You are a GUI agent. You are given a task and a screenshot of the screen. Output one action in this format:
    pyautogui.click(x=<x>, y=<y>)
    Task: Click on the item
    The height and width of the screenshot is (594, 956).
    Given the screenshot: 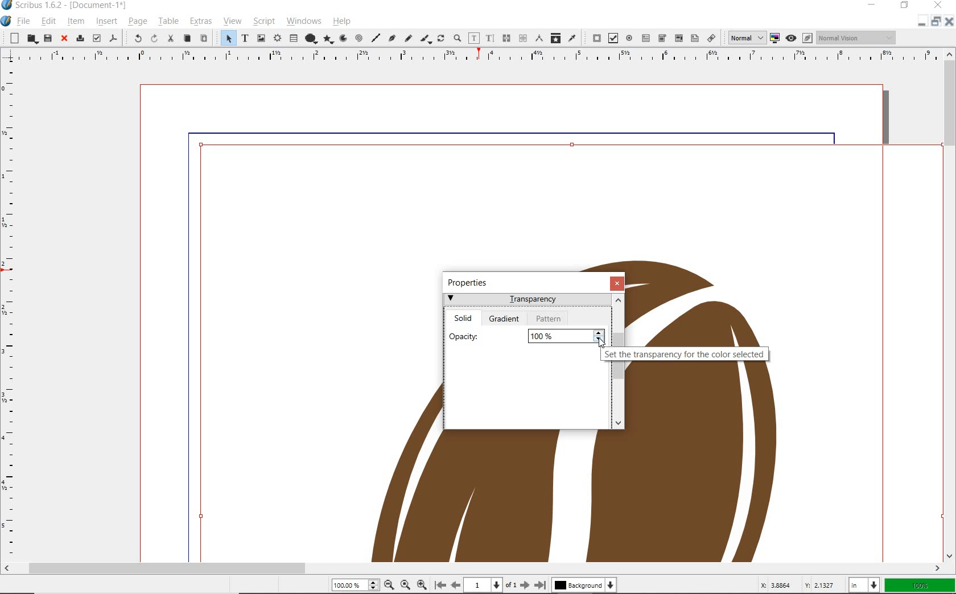 What is the action you would take?
    pyautogui.click(x=76, y=22)
    